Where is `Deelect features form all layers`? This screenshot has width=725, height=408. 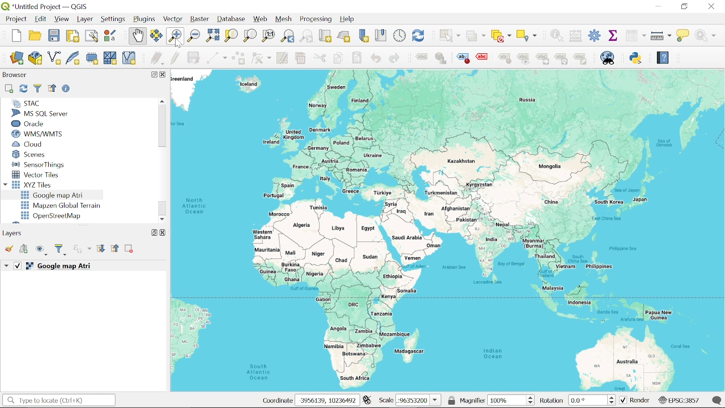 Deelect features form all layers is located at coordinates (501, 36).